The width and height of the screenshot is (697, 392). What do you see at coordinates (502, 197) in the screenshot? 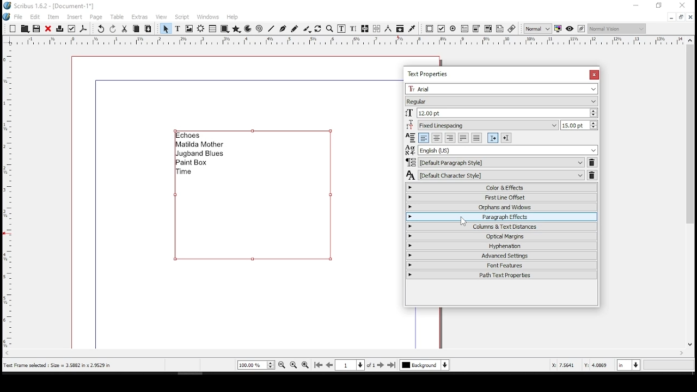
I see `first line offset` at bounding box center [502, 197].